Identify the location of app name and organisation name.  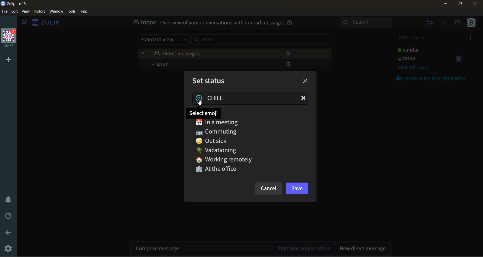
(15, 4).